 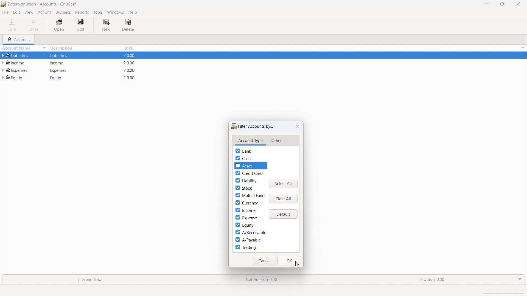 What do you see at coordinates (244, 225) in the screenshot?
I see `equity` at bounding box center [244, 225].